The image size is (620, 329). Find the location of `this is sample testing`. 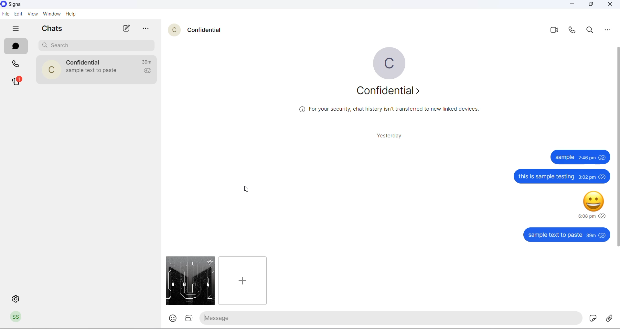

this is sample testing is located at coordinates (548, 177).